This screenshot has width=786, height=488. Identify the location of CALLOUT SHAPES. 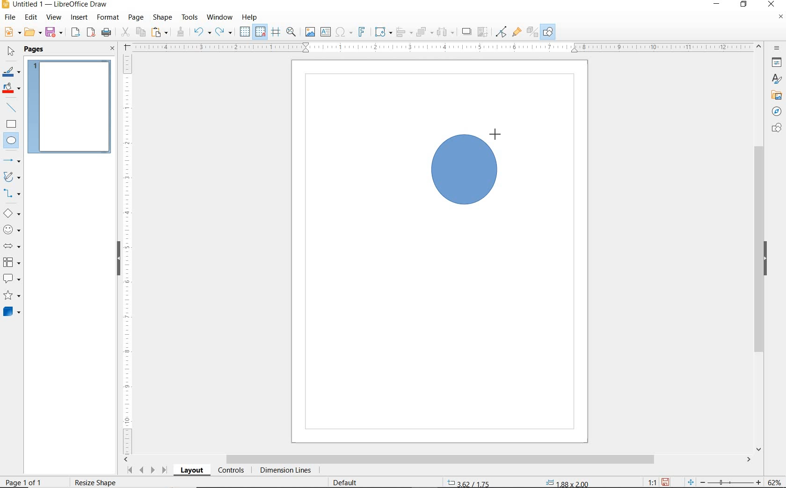
(11, 279).